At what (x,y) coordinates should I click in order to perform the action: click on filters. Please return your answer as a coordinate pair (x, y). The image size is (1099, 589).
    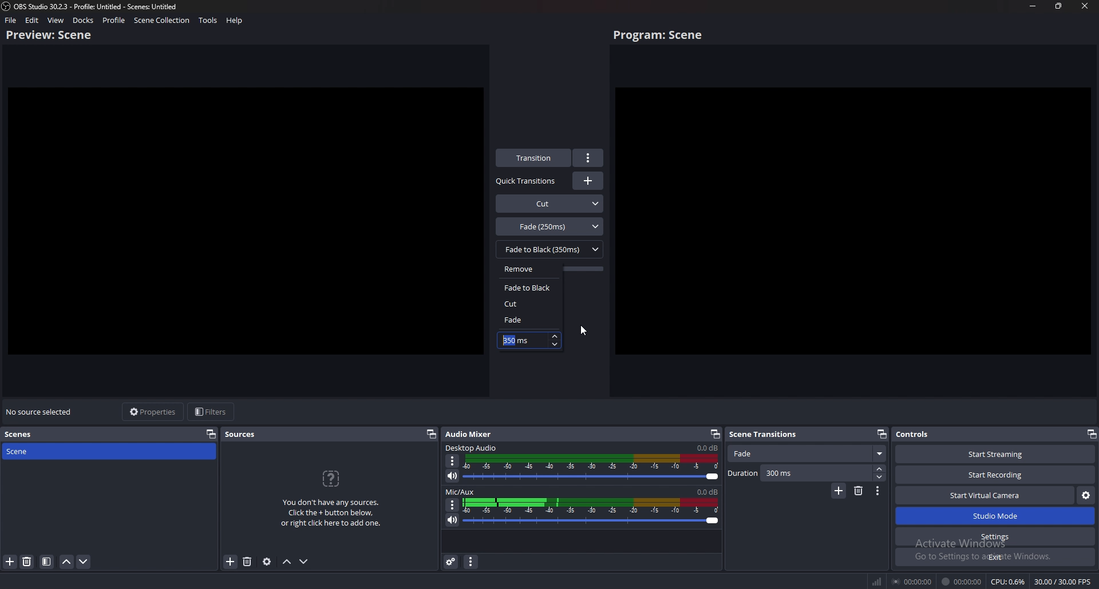
    Looking at the image, I should click on (212, 412).